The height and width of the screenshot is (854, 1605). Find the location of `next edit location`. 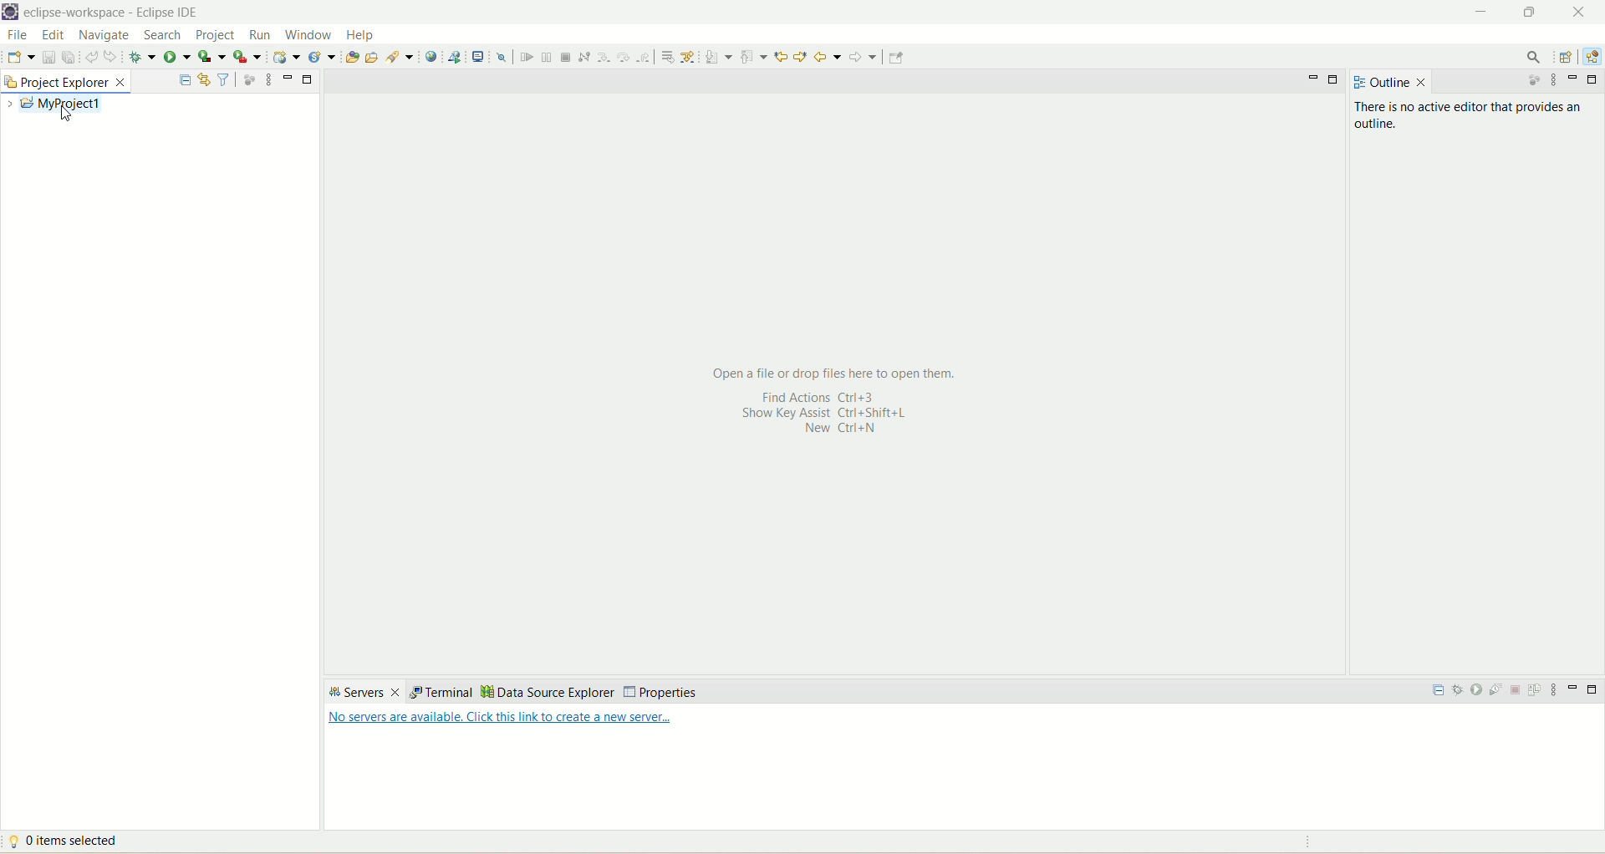

next edit location is located at coordinates (781, 57).